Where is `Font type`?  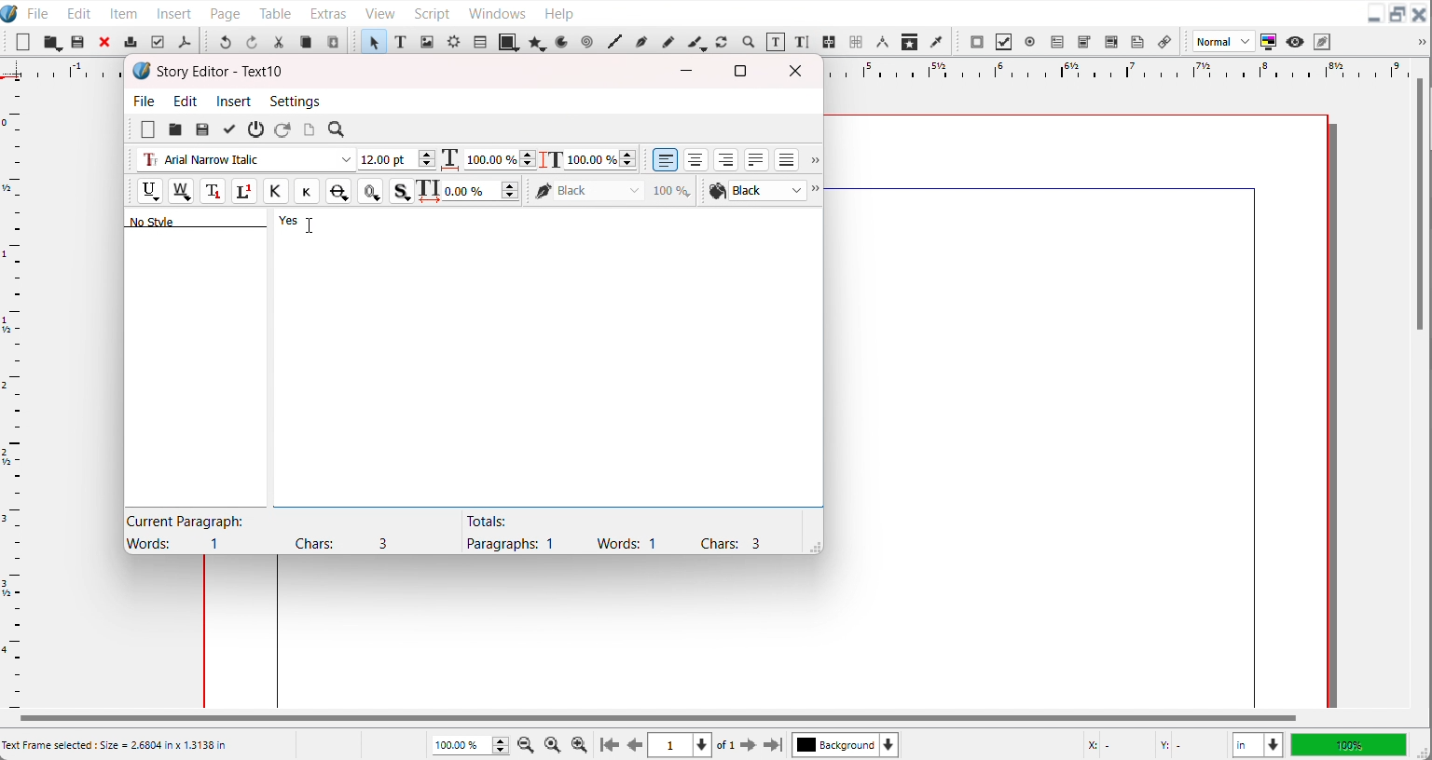 Font type is located at coordinates (244, 160).